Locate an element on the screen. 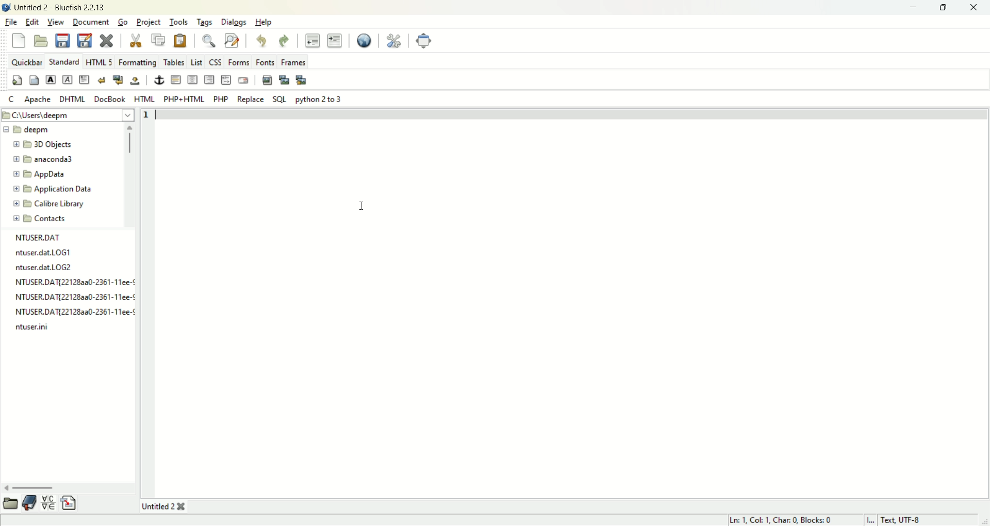 Image resolution: width=990 pixels, height=526 pixels. save as is located at coordinates (85, 40).